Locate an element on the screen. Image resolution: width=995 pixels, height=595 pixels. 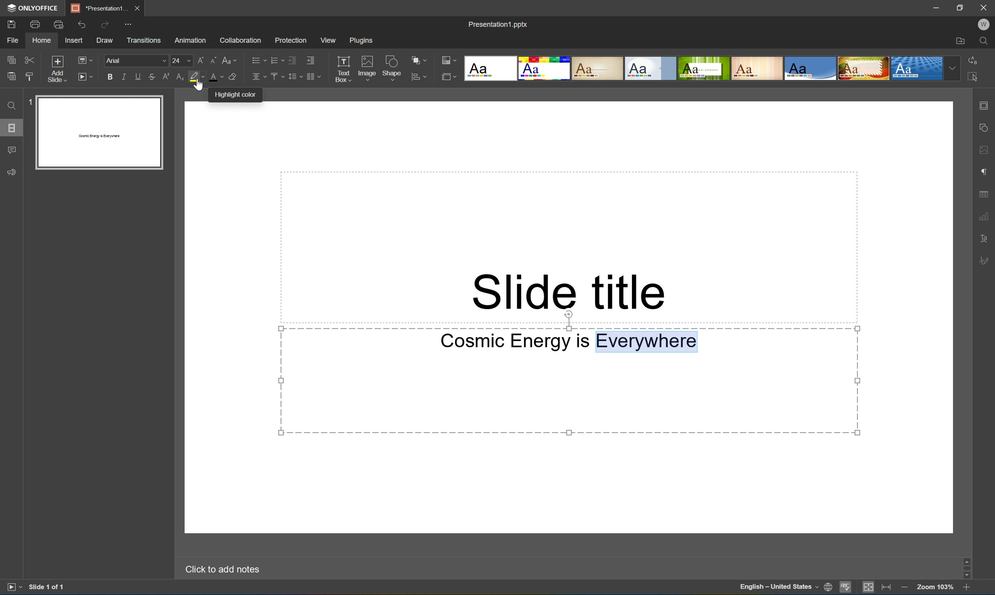
Select slide layout is located at coordinates (449, 77).